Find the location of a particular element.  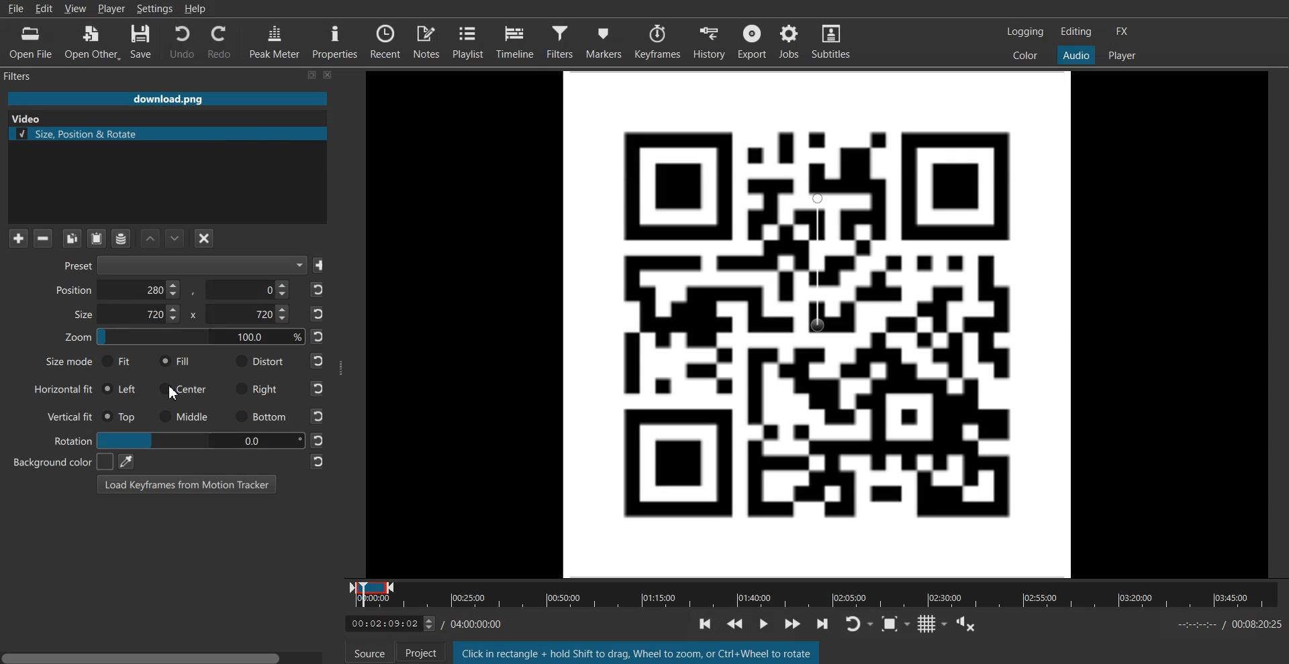

Fill is located at coordinates (175, 362).